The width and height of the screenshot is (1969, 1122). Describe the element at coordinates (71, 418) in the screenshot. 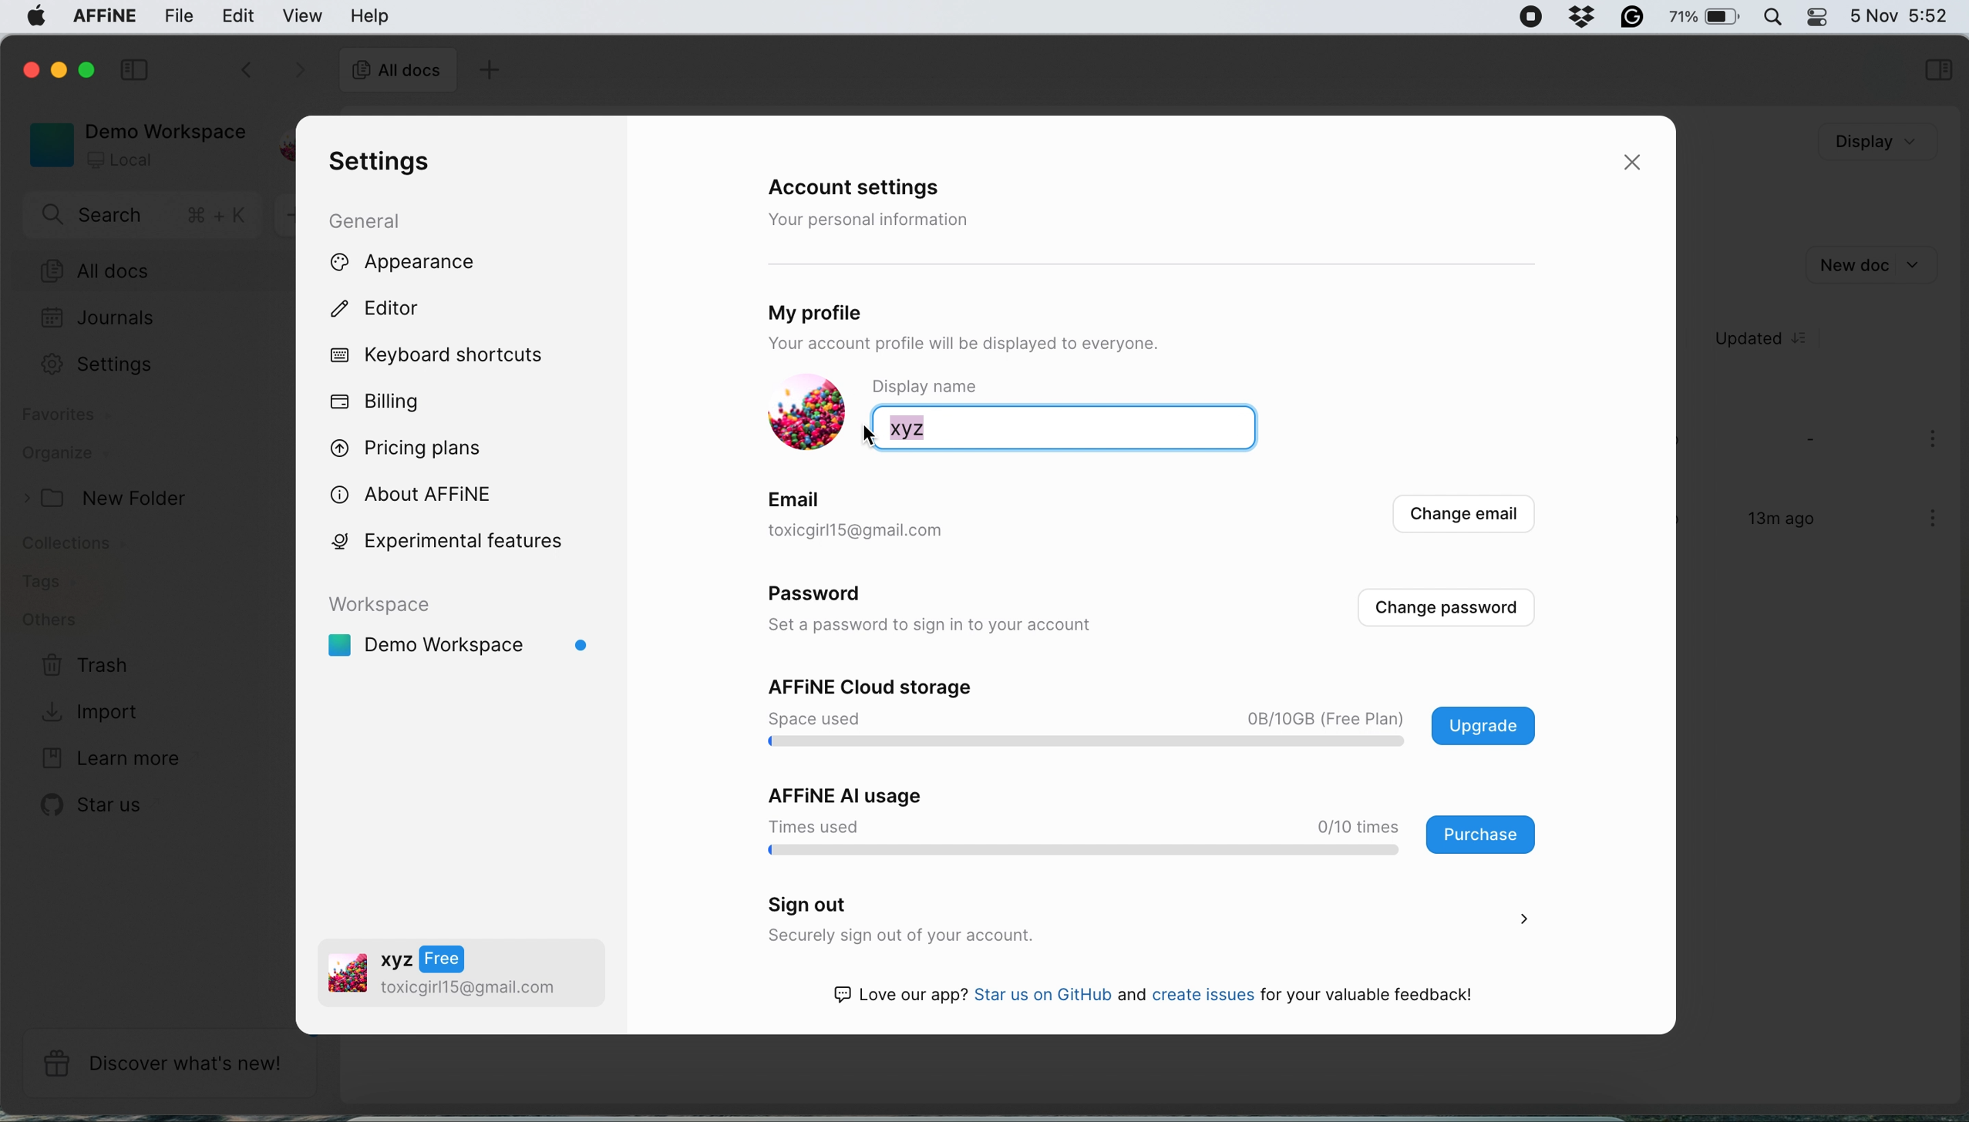

I see `favourites` at that location.